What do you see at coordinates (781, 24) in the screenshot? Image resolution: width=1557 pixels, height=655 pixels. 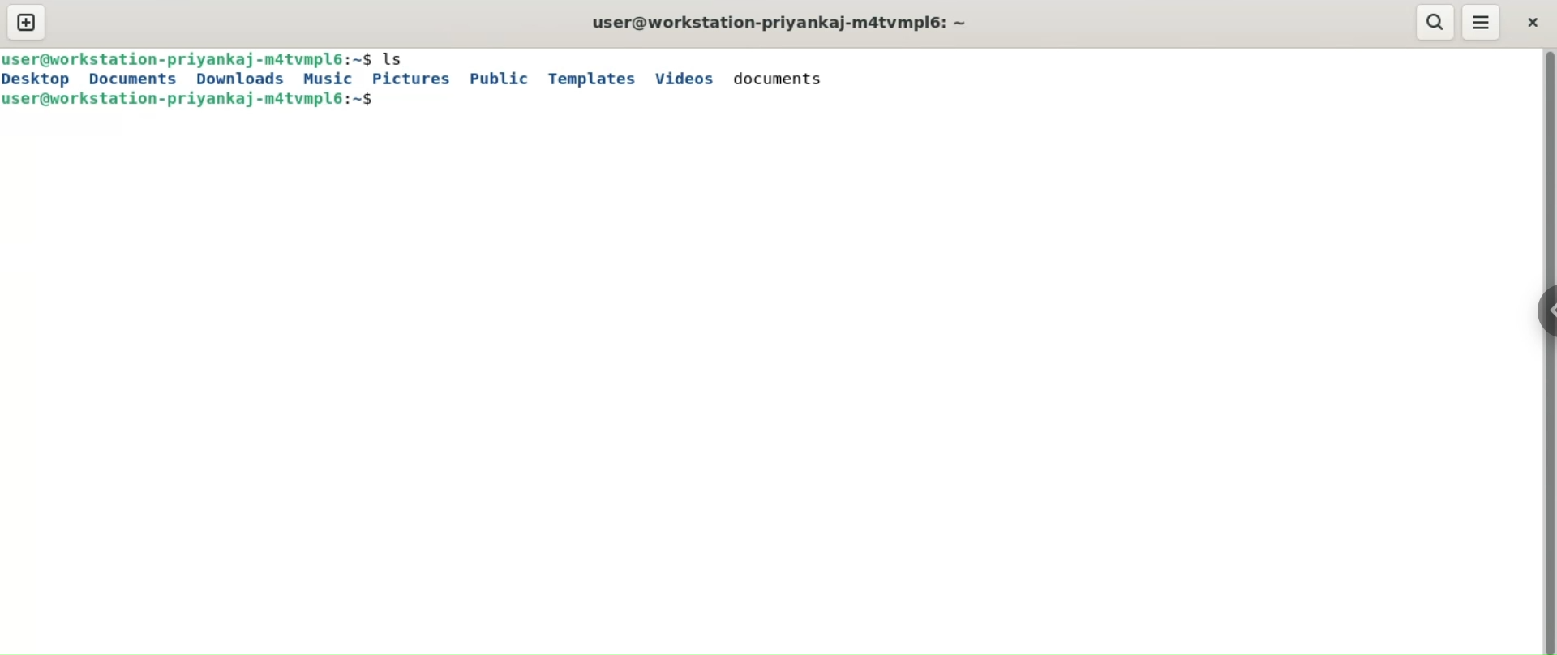 I see `user@workstation-priyankaj-m4tvmplé: ~` at bounding box center [781, 24].